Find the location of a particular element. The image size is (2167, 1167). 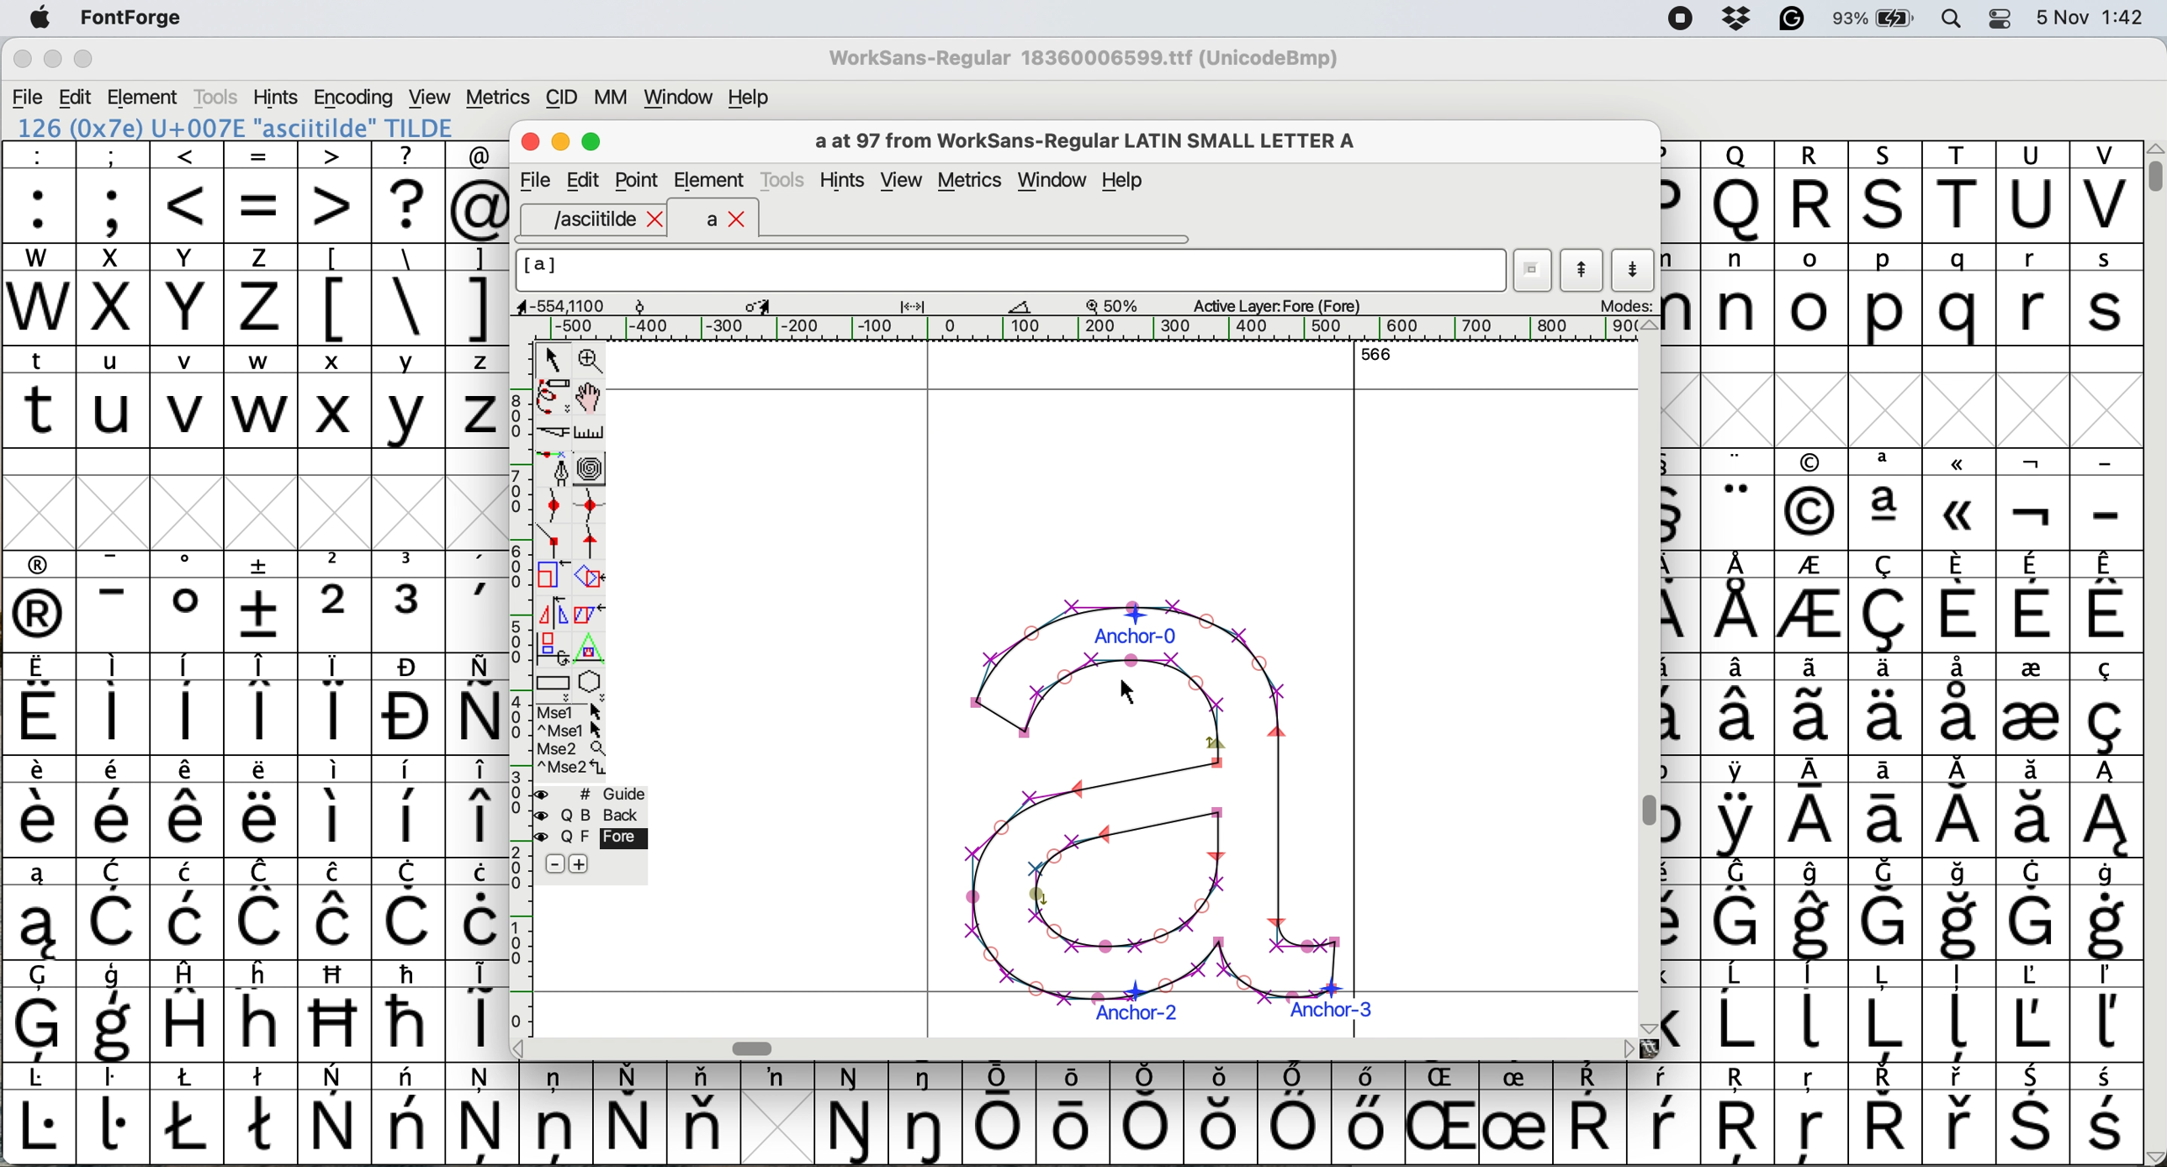

cursor is located at coordinates (1133, 696).